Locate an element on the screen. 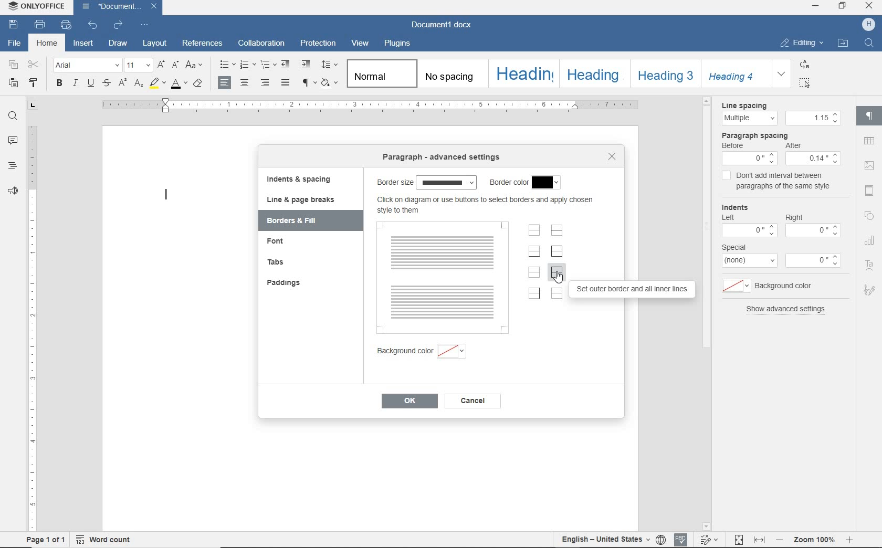  H is located at coordinates (870, 25).